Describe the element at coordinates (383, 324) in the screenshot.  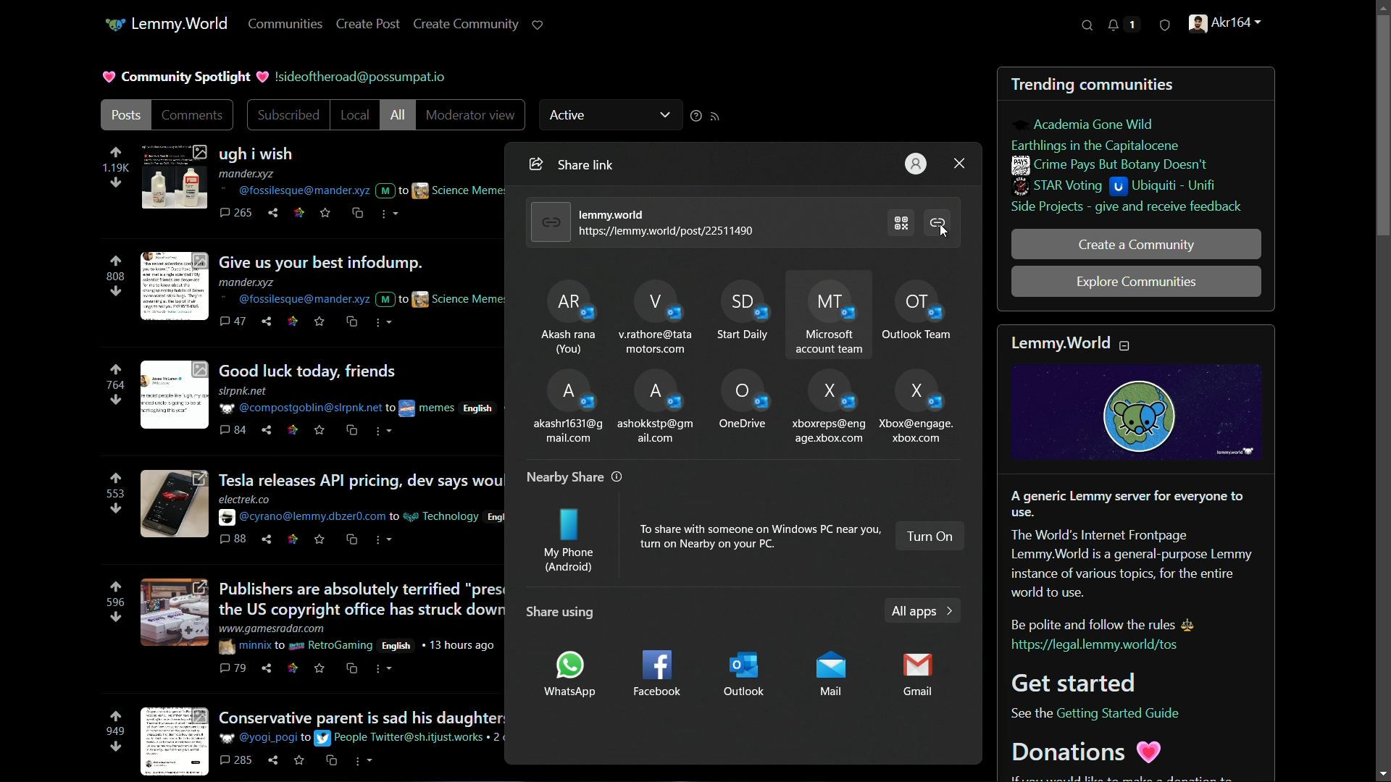
I see `more actions` at that location.